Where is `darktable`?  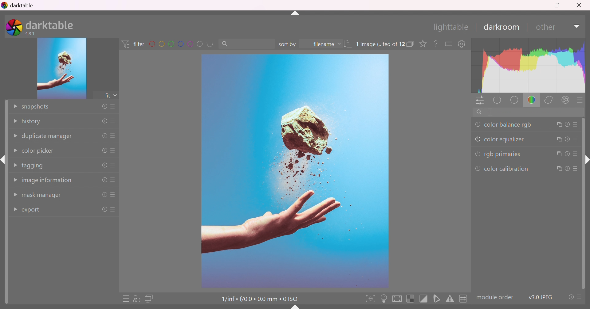
darktable is located at coordinates (51, 25).